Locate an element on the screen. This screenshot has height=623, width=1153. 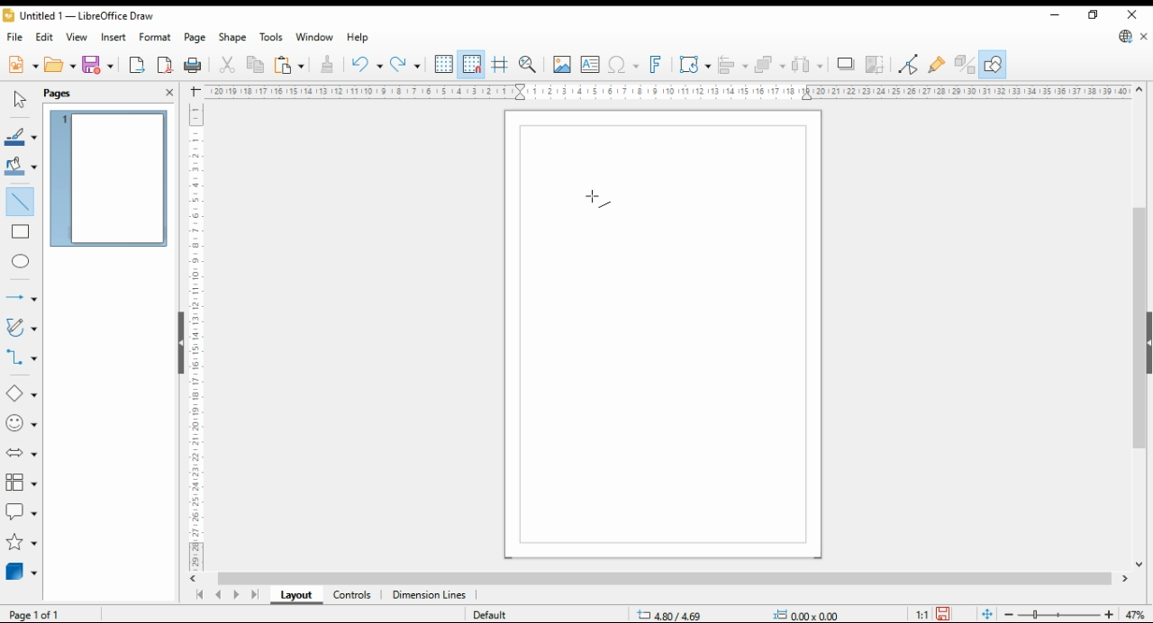
increase zoom is located at coordinates (1112, 615).